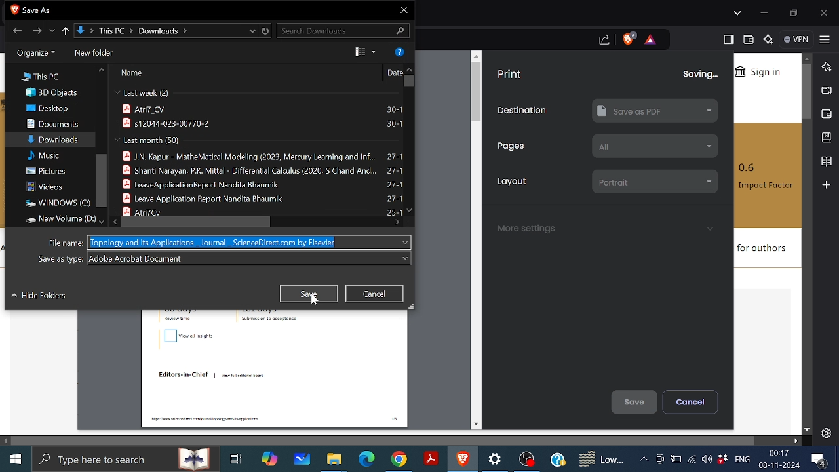  I want to click on 0.6 Impact Factor, so click(769, 178).